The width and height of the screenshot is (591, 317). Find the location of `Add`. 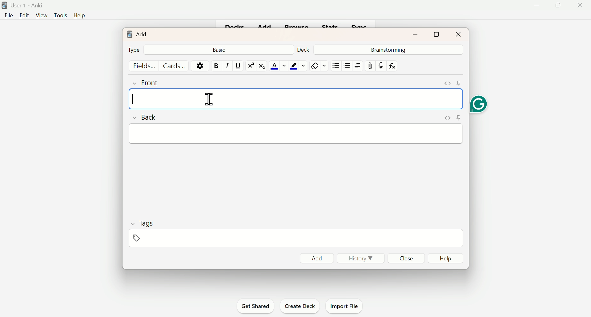

Add is located at coordinates (317, 258).